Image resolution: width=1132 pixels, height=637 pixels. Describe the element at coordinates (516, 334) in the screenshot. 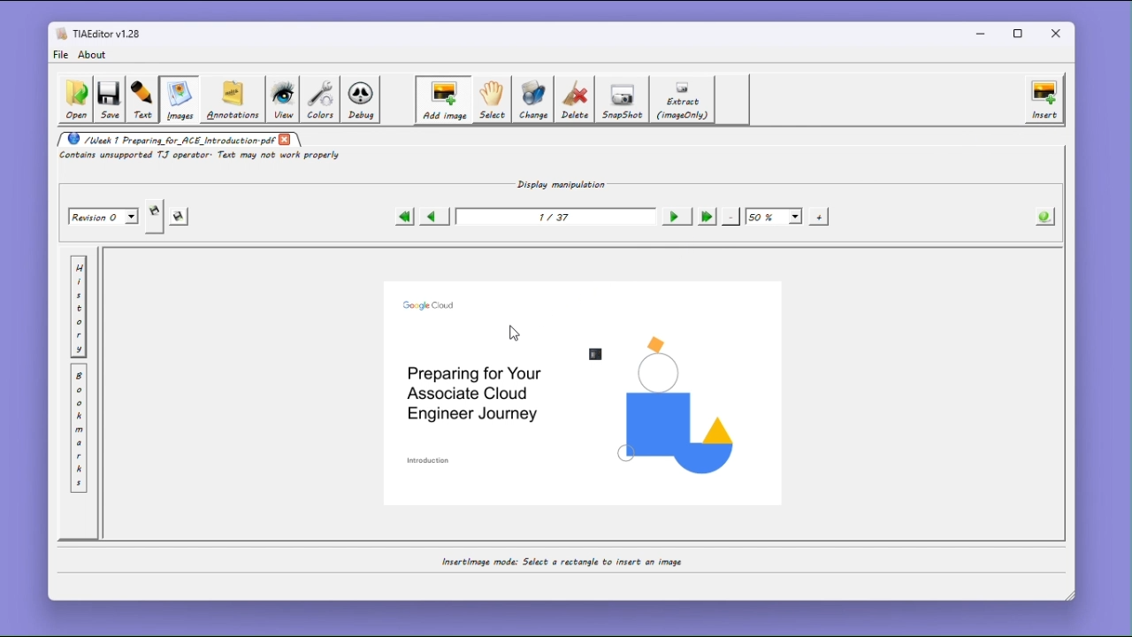

I see `cursor` at that location.